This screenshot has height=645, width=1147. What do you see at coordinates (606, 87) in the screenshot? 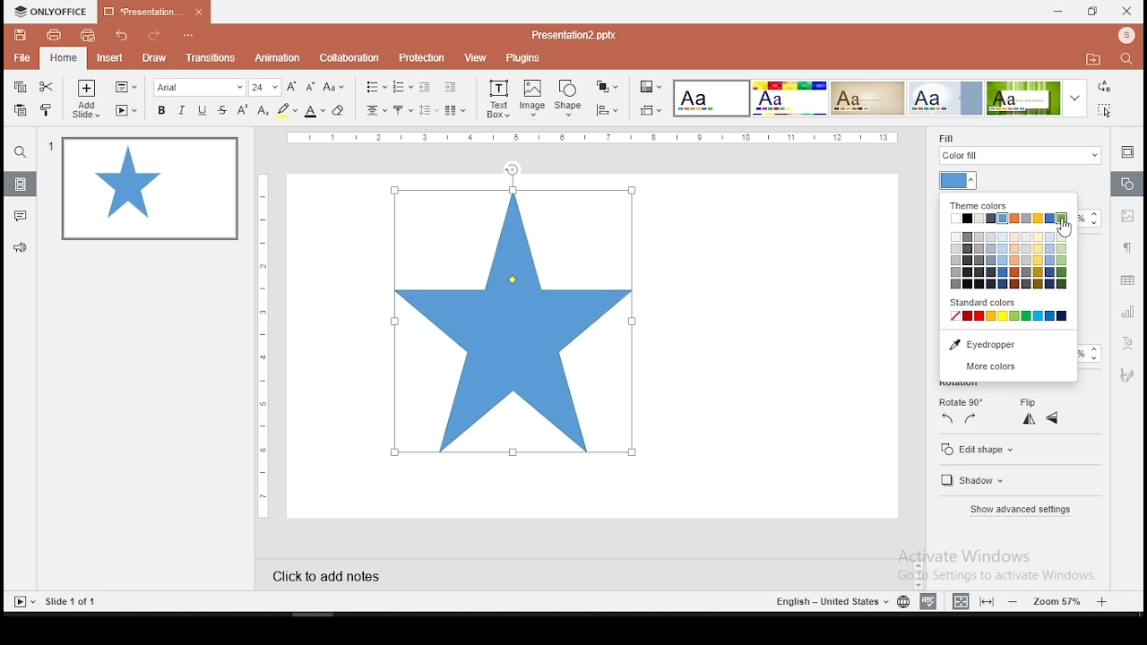
I see `arrange shapes` at bounding box center [606, 87].